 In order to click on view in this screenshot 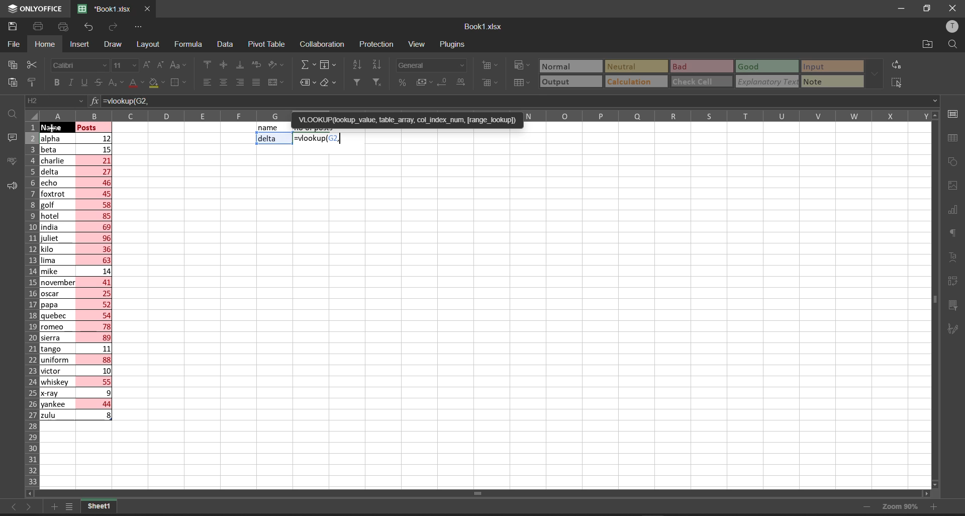, I will do `click(417, 45)`.